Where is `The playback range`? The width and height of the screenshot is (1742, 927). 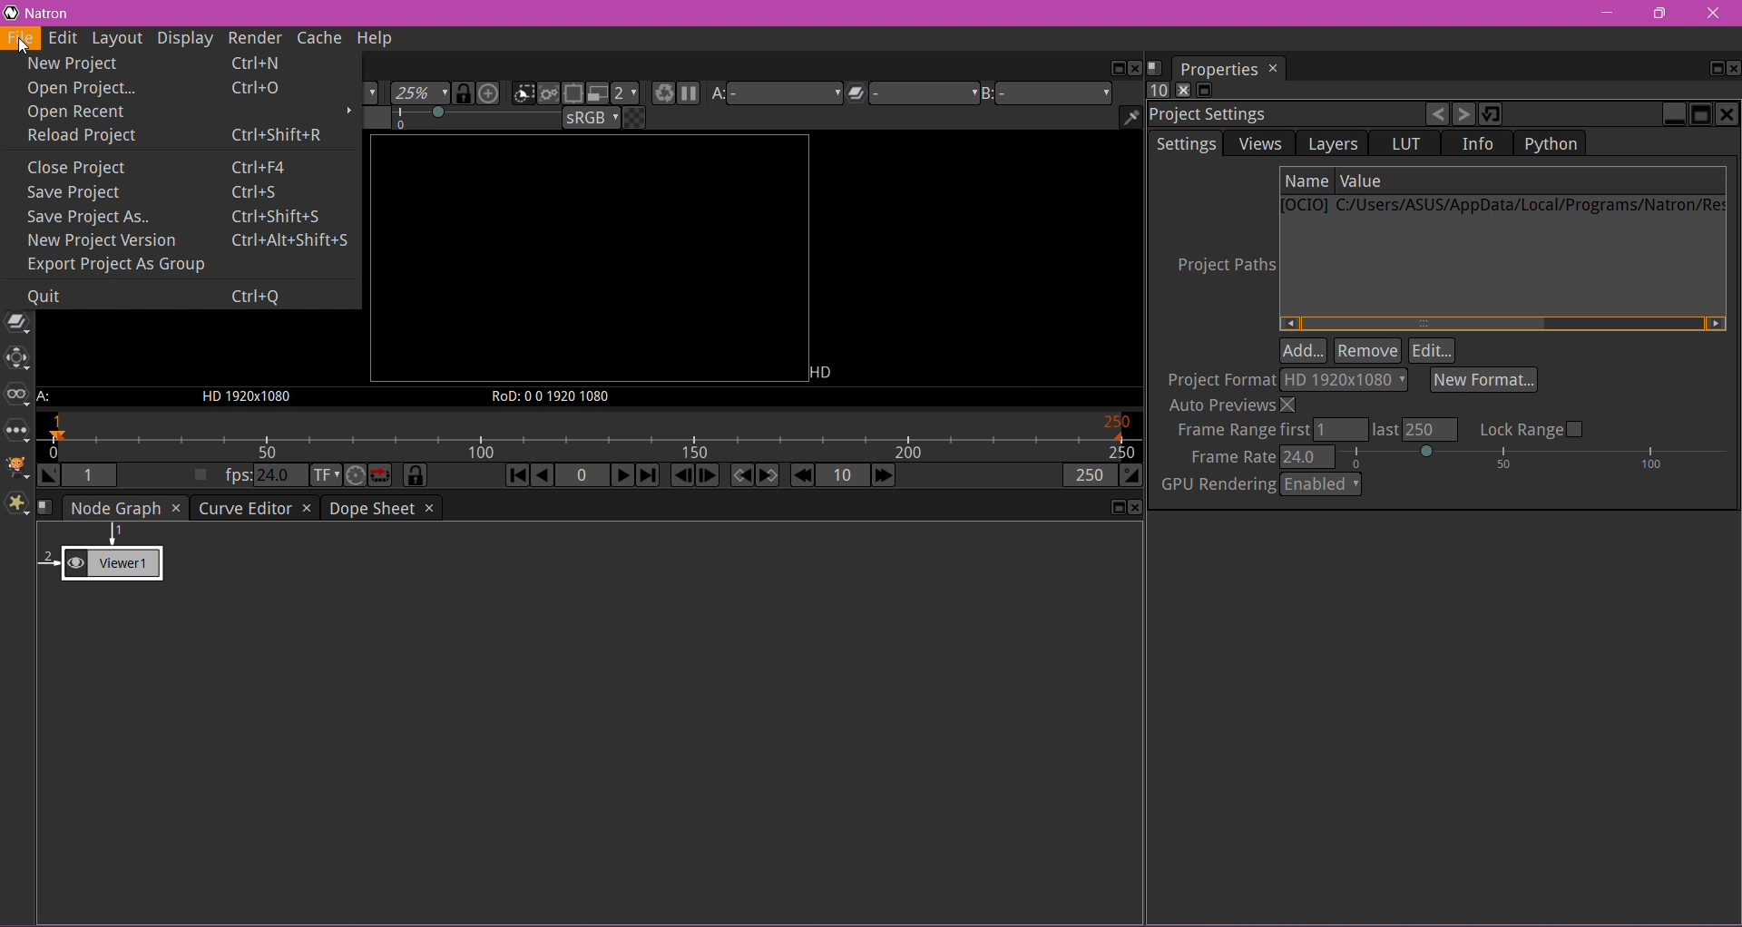 The playback range is located at coordinates (590, 438).